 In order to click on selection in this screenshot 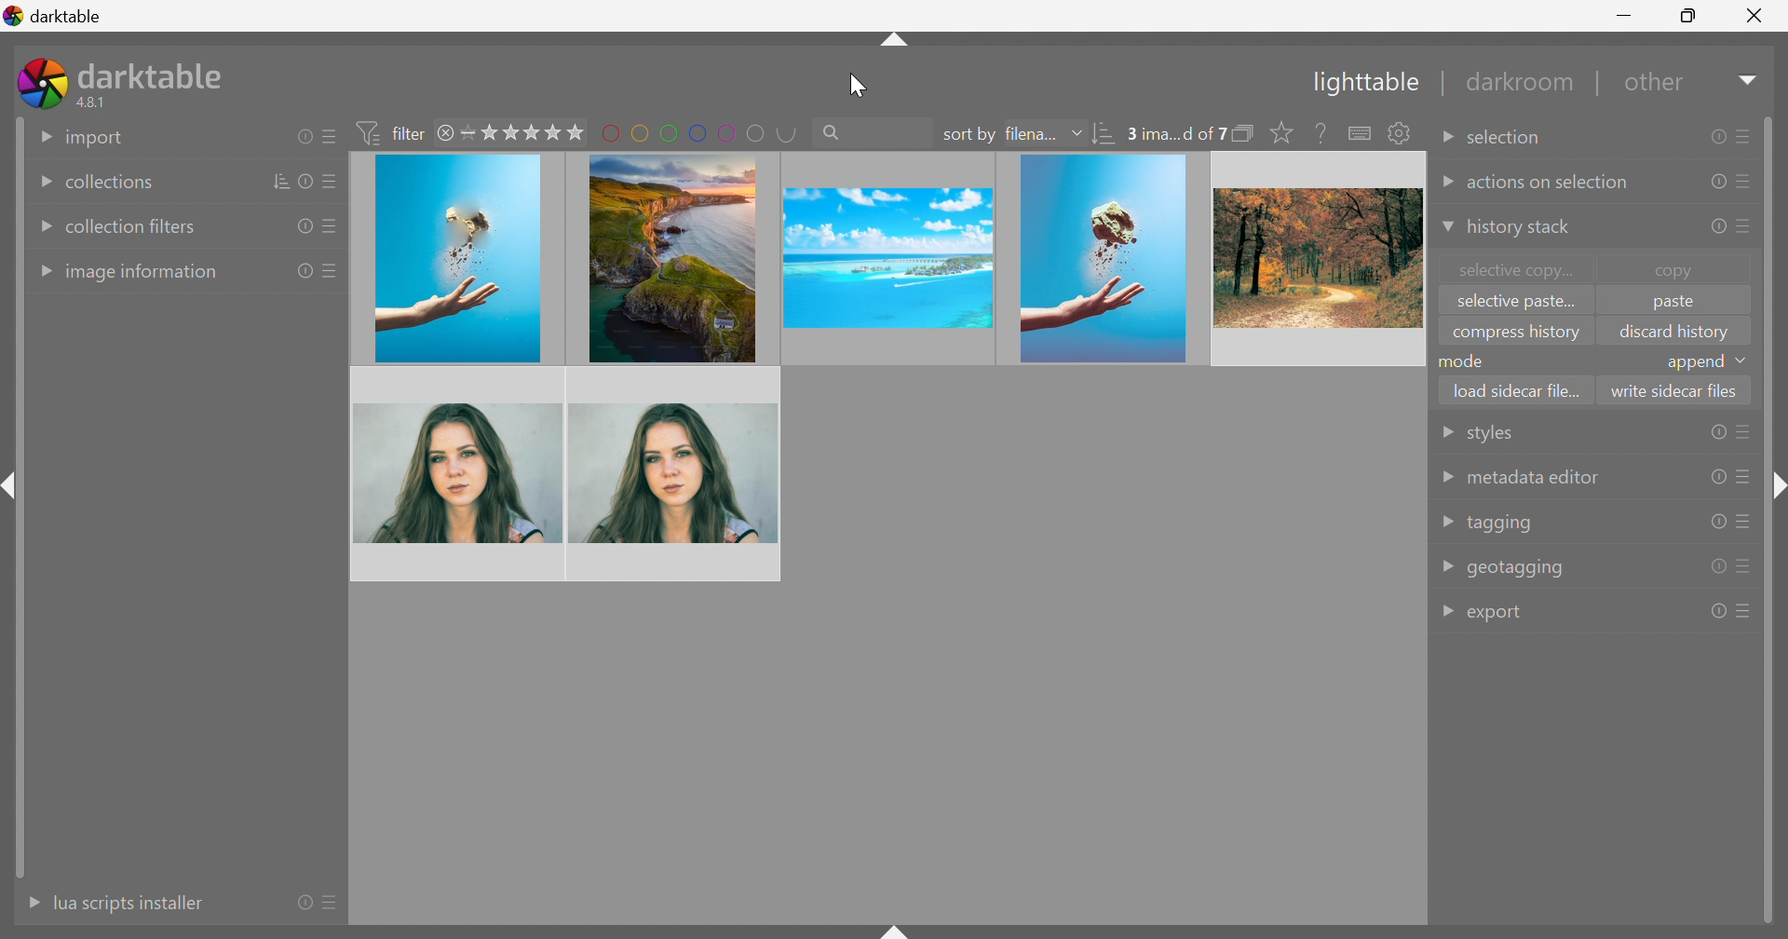, I will do `click(1510, 139)`.